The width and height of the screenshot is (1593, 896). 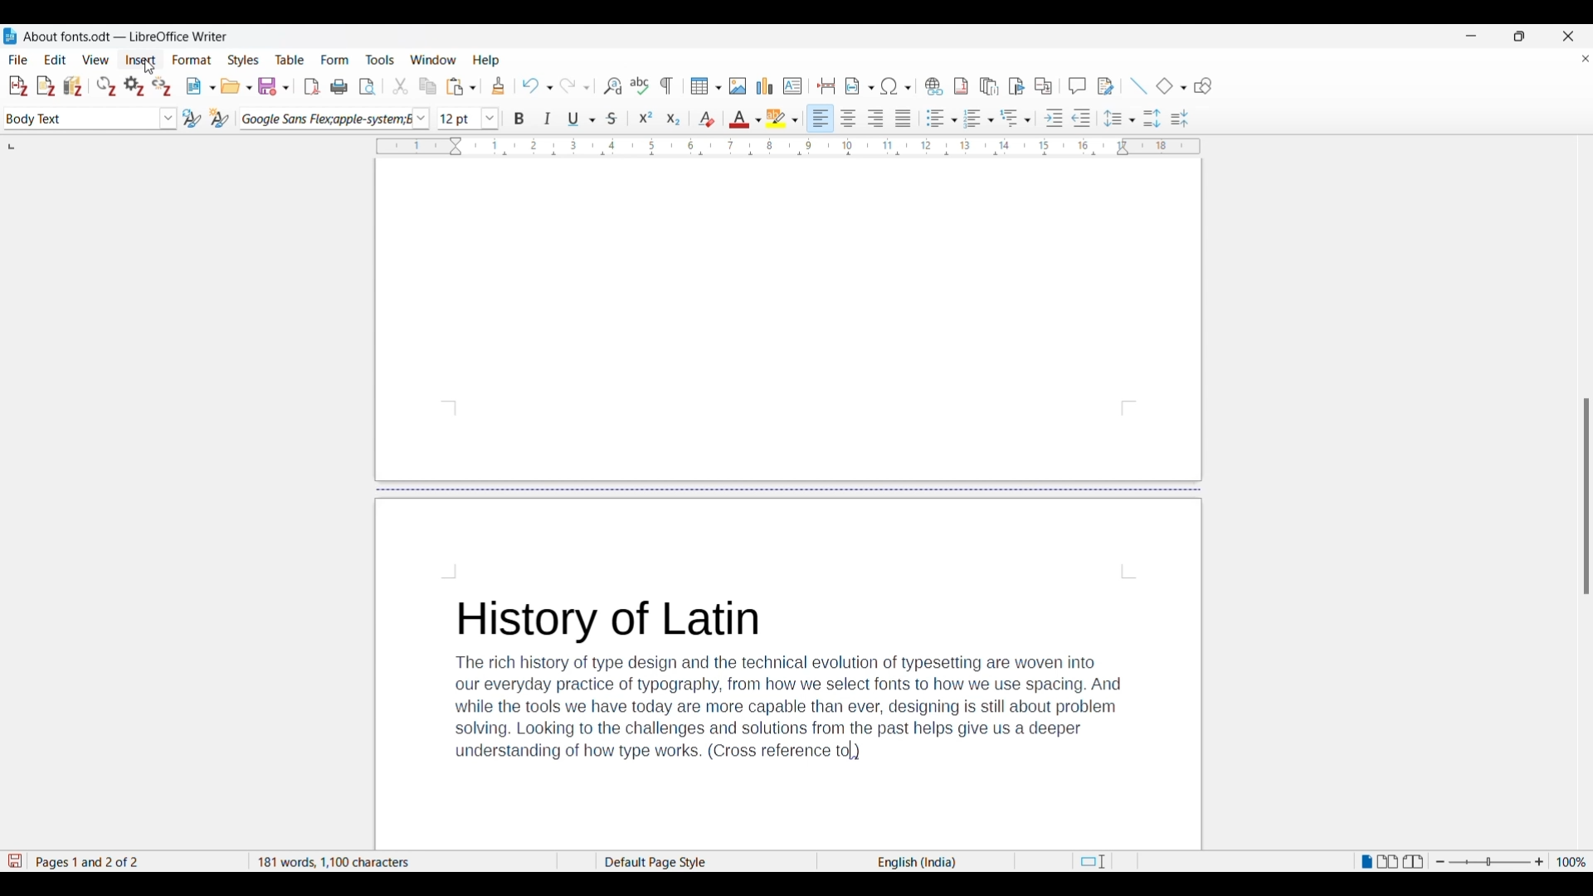 I want to click on Current zoom factor, so click(x=1571, y=862).